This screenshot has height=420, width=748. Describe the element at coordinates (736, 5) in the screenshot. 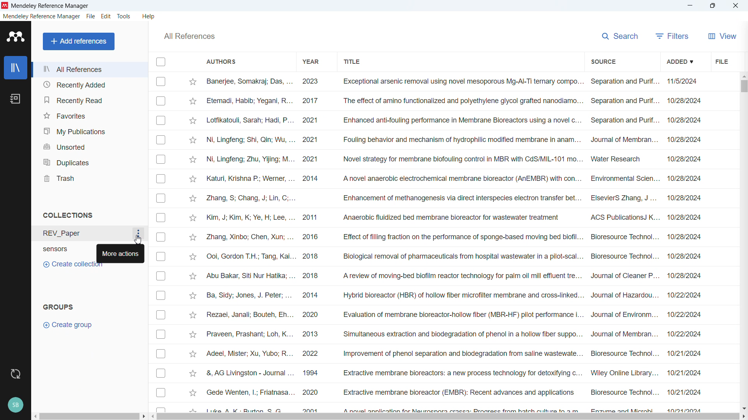

I see `Close ` at that location.